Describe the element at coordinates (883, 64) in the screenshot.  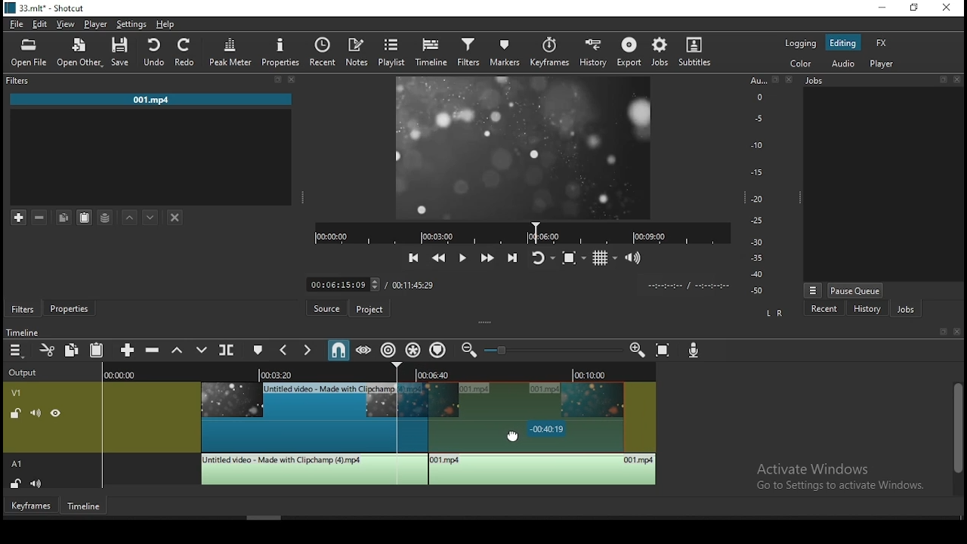
I see `player` at that location.